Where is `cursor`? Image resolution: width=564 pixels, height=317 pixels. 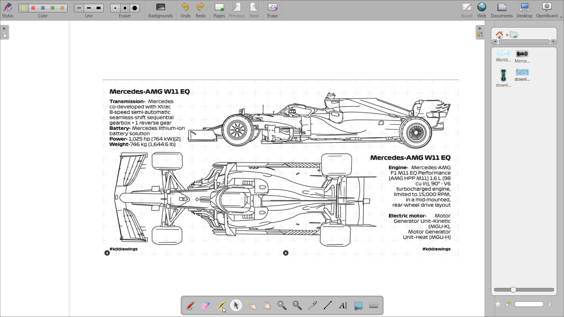
cursor is located at coordinates (226, 311).